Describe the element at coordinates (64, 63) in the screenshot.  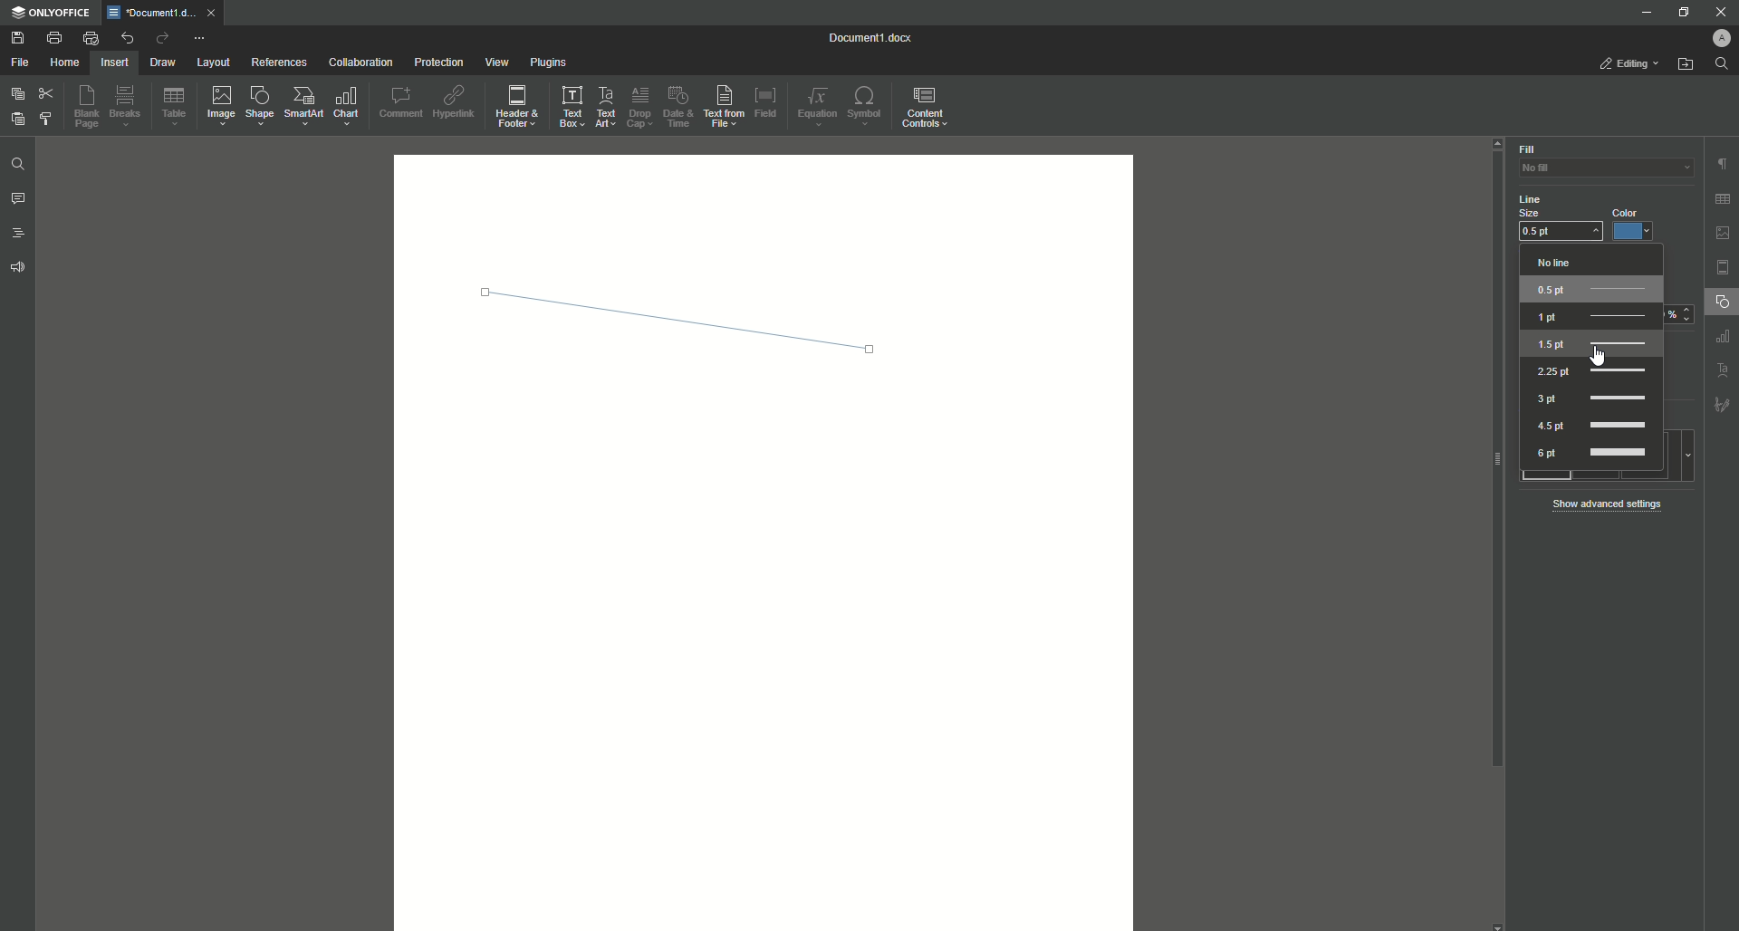
I see `Home` at that location.